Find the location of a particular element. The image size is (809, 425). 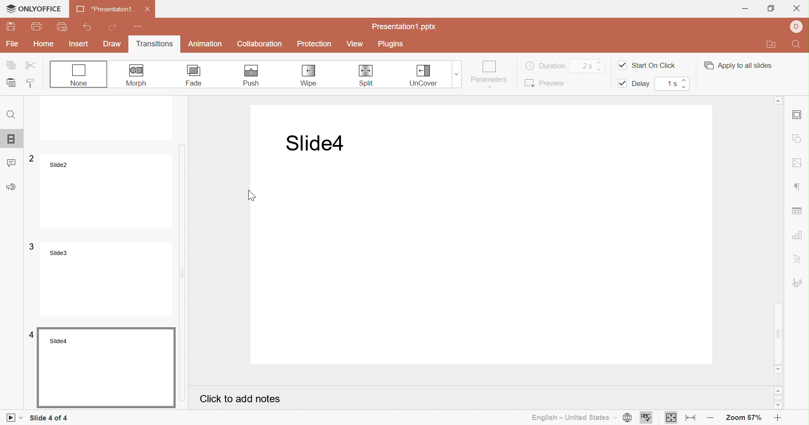

Start On Click is located at coordinates (647, 65).